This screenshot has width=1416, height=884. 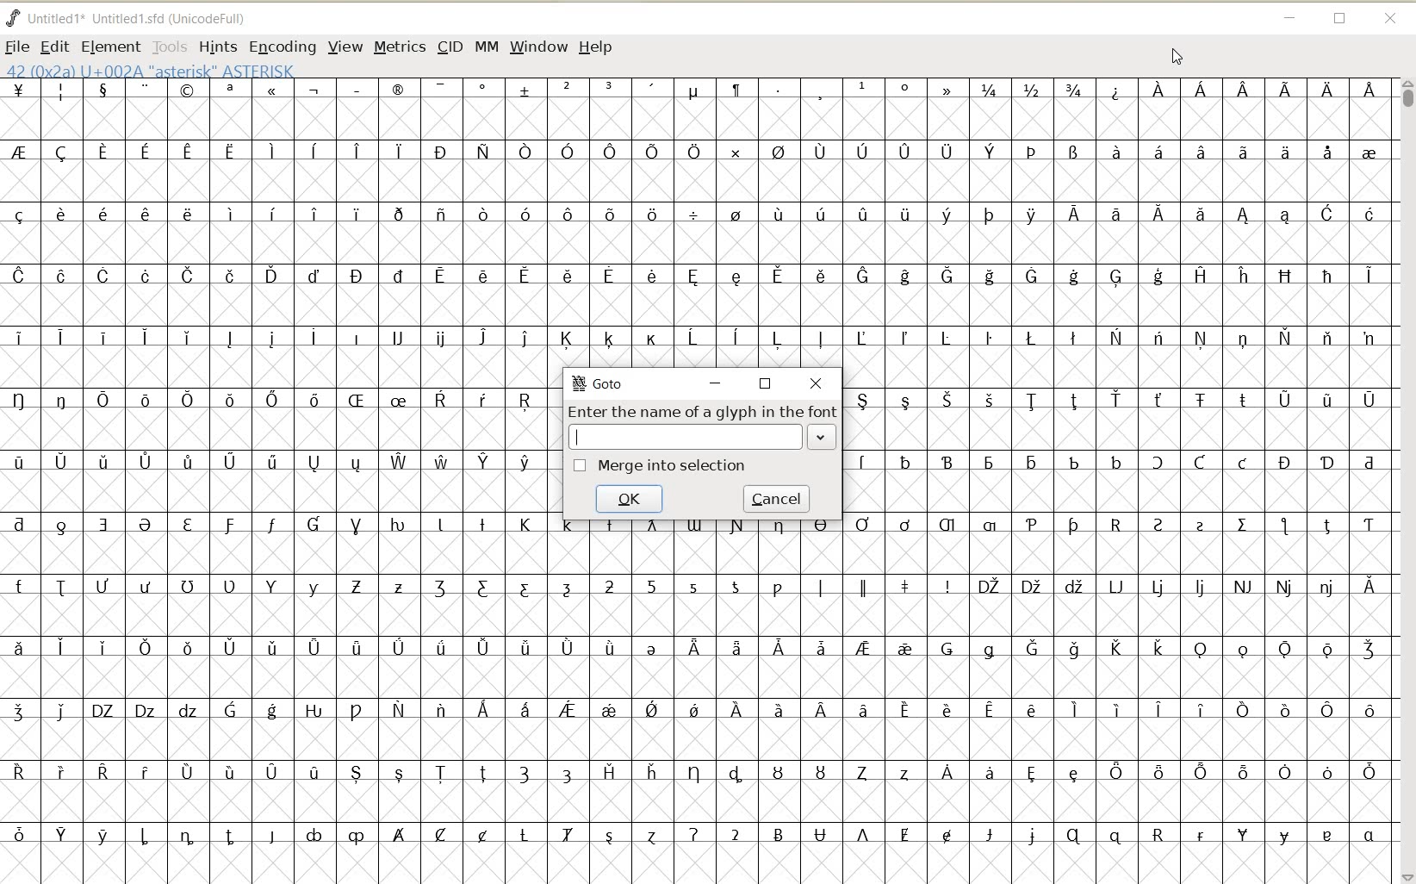 I want to click on GoTo, so click(x=599, y=386).